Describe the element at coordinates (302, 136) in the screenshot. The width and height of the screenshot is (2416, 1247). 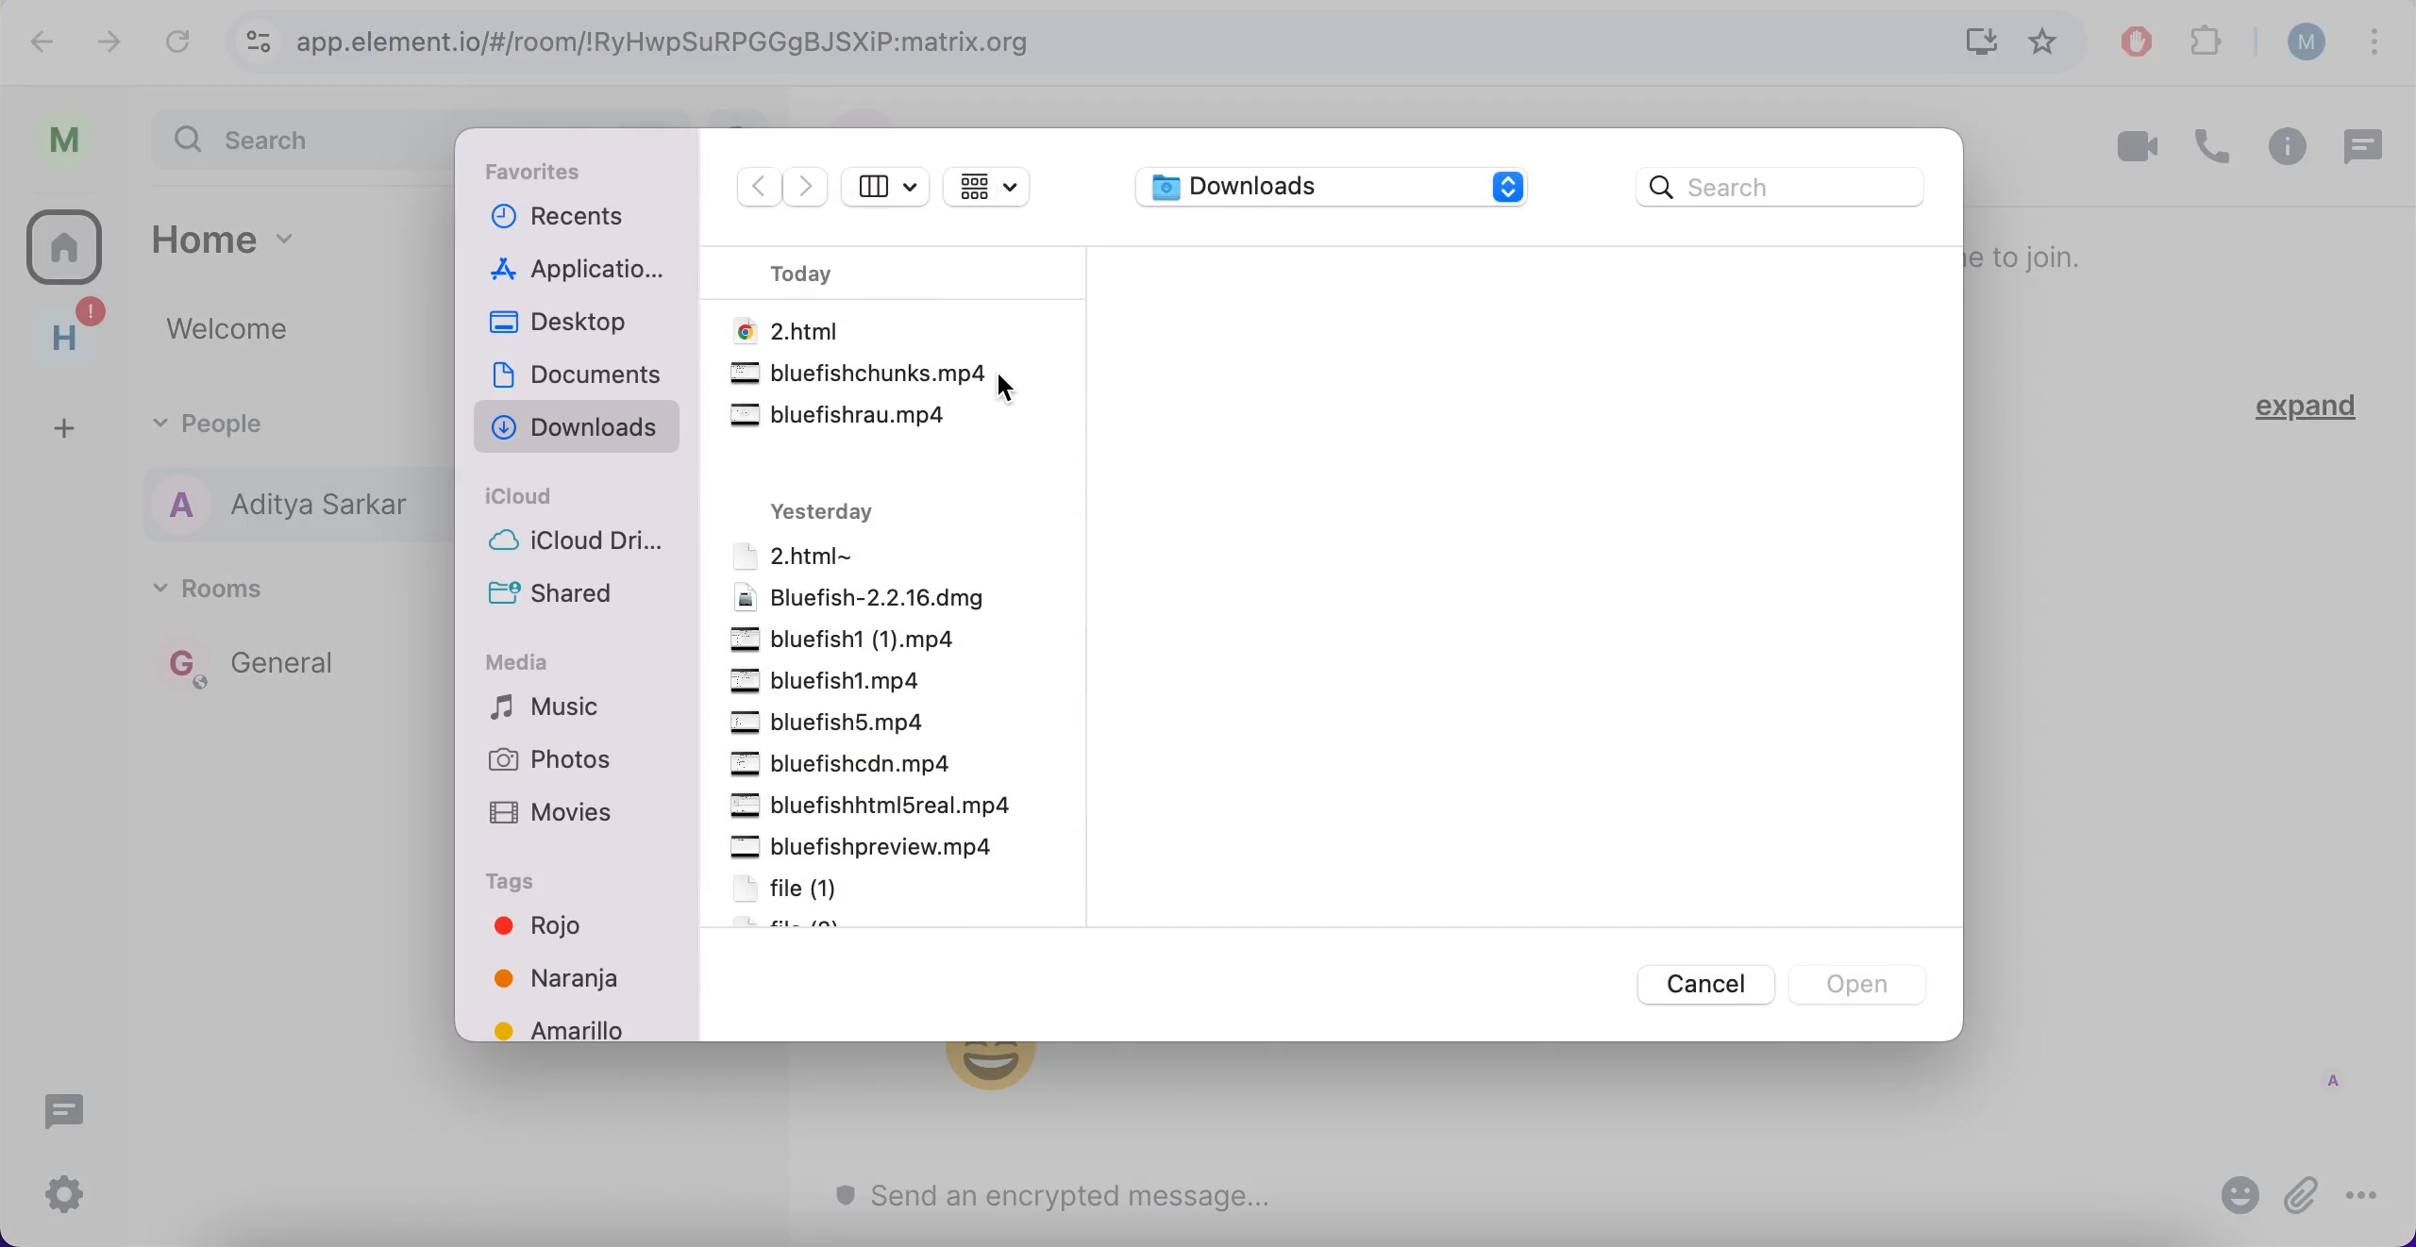
I see `search` at that location.